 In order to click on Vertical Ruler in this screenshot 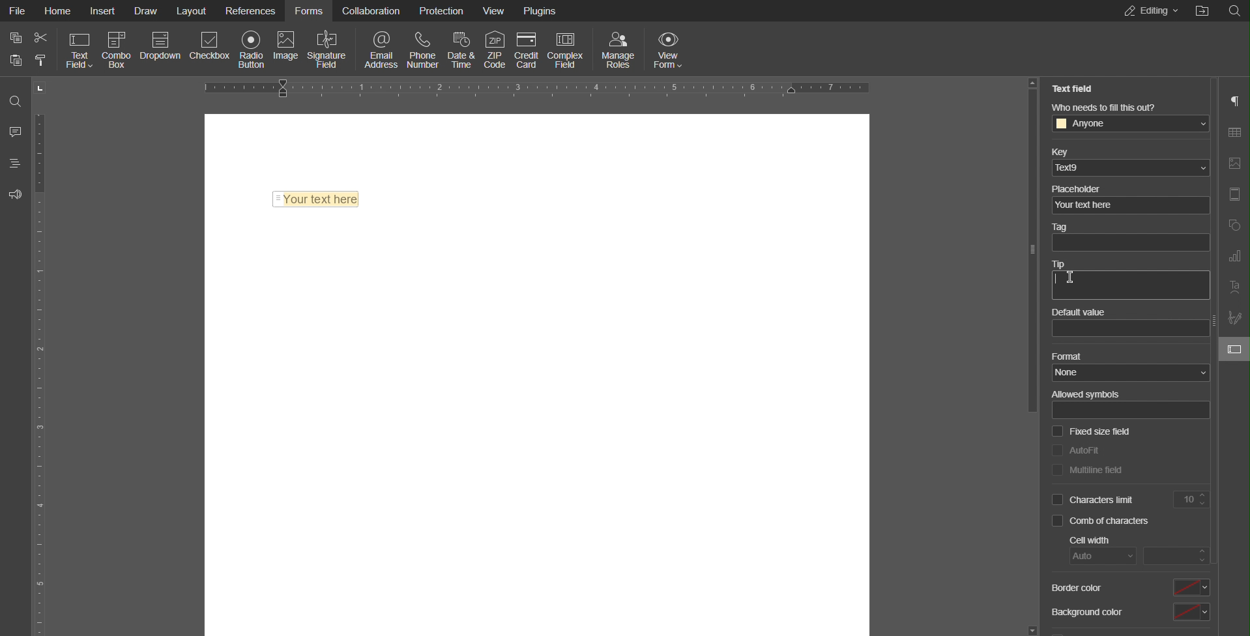, I will do `click(41, 357)`.